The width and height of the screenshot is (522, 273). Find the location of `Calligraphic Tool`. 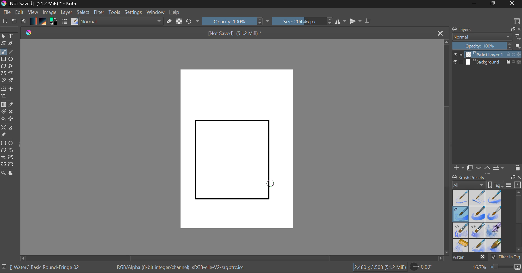

Calligraphic Tool is located at coordinates (13, 45).